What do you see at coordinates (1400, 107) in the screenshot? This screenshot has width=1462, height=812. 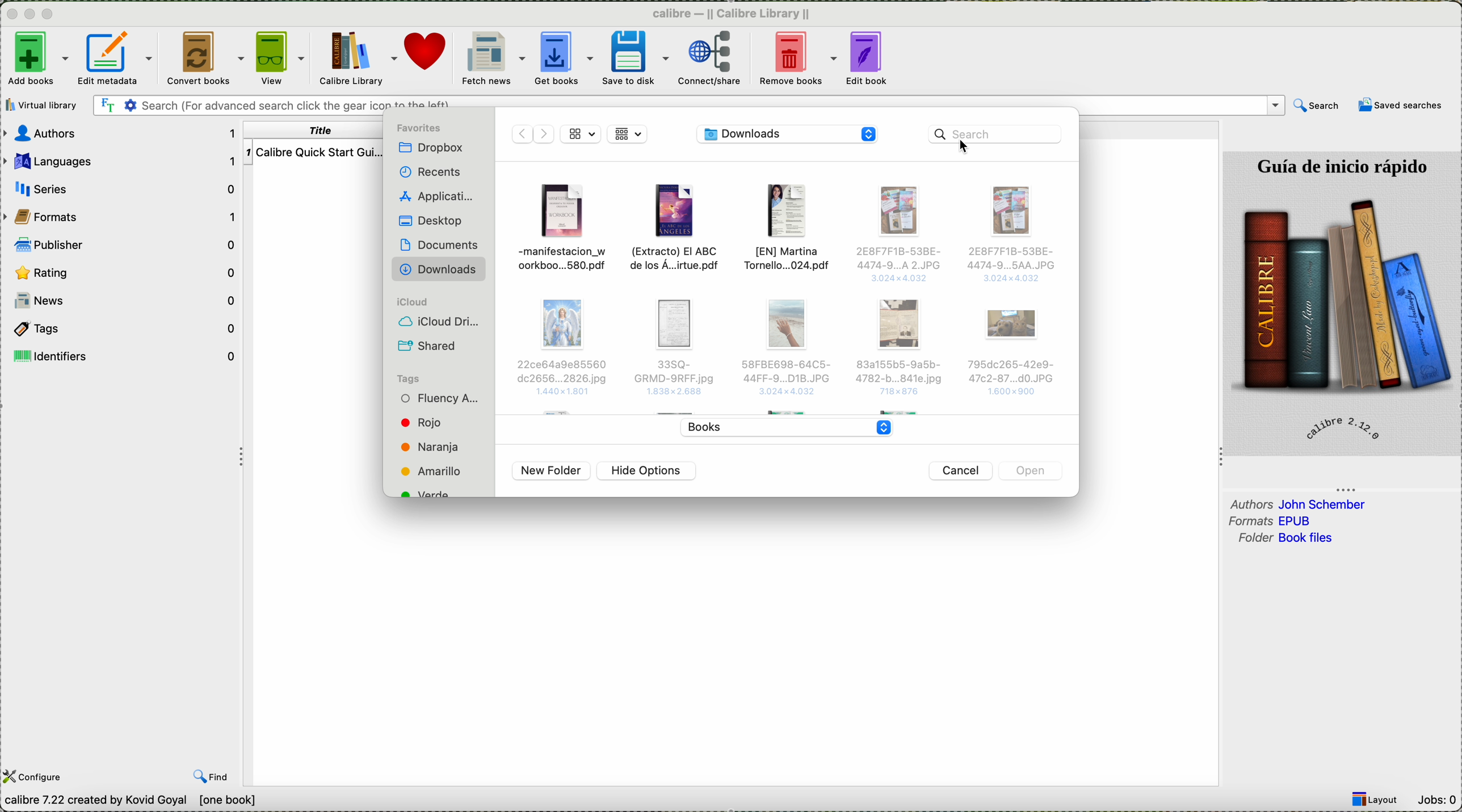 I see `saved searches` at bounding box center [1400, 107].